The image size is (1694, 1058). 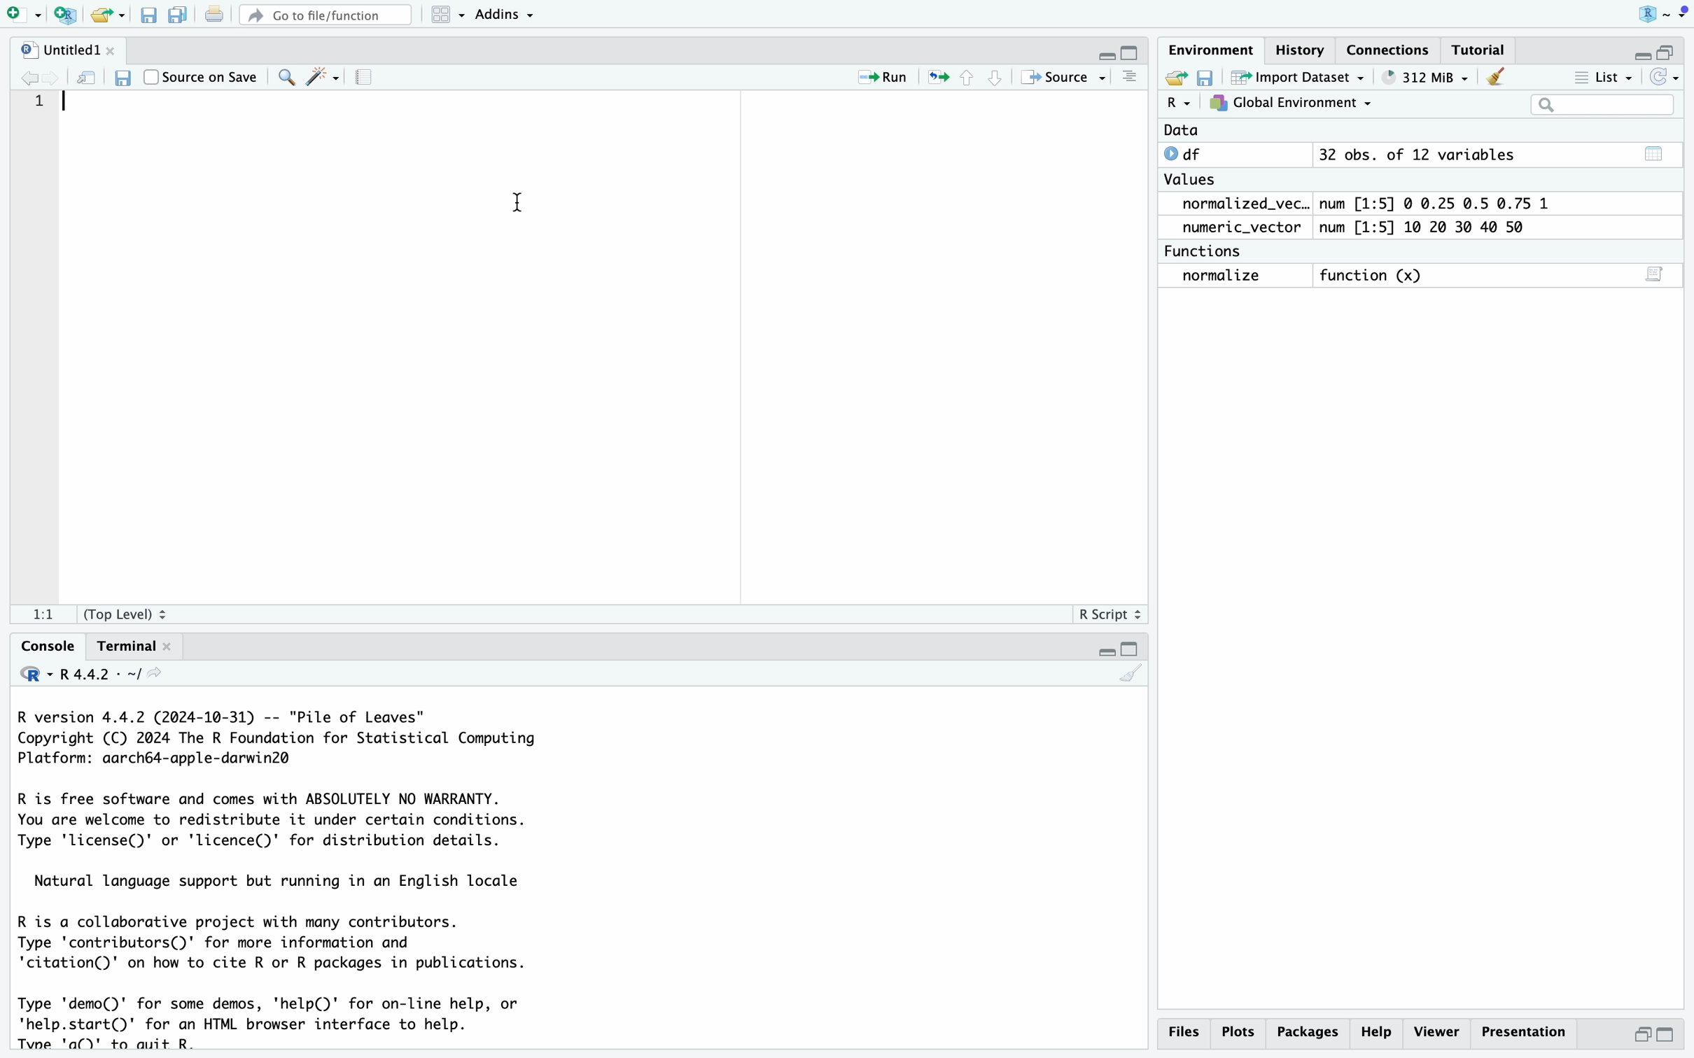 What do you see at coordinates (987, 77) in the screenshot?
I see `move up/down` at bounding box center [987, 77].